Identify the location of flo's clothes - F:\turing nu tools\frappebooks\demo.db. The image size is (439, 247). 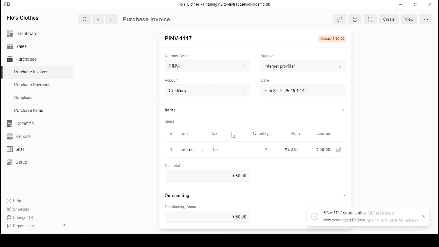
(224, 4).